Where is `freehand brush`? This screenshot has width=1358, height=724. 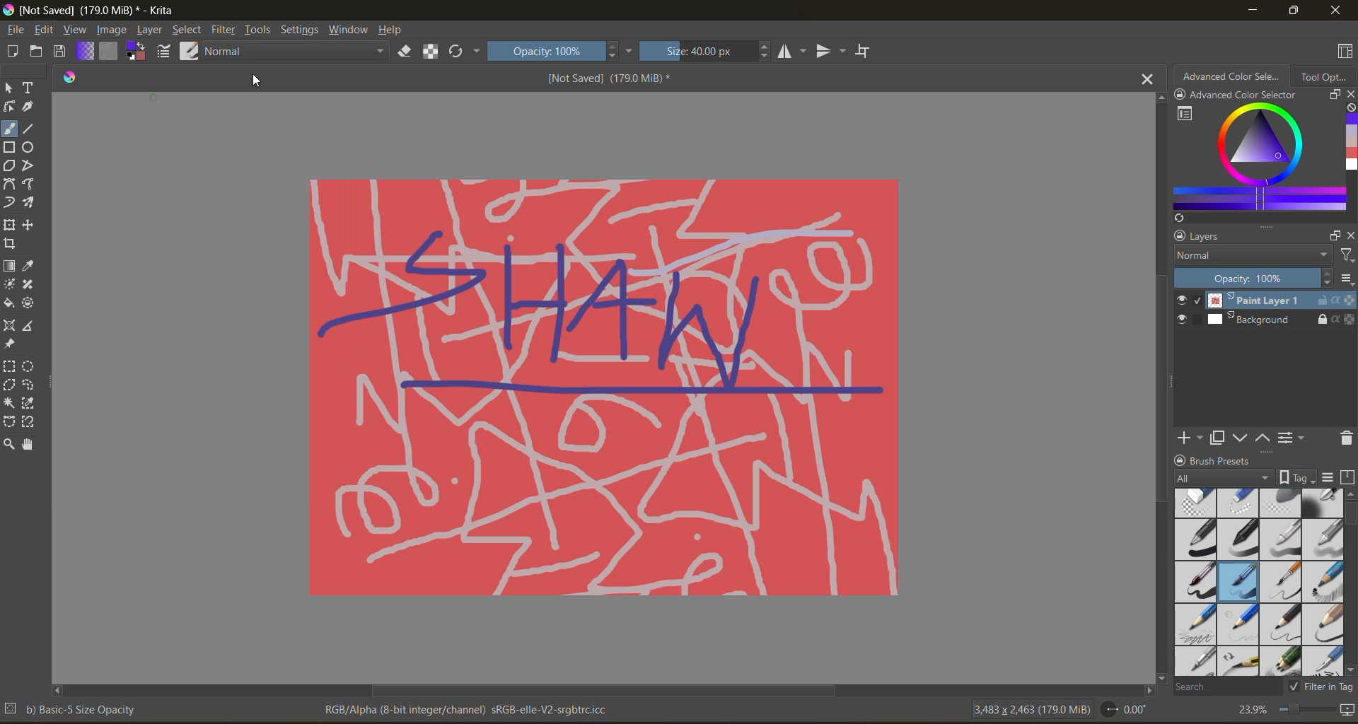 freehand brush is located at coordinates (8, 128).